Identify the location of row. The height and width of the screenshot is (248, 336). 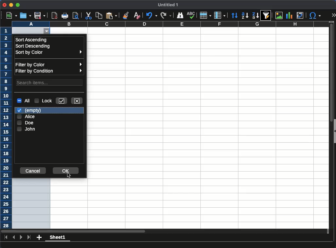
(205, 15).